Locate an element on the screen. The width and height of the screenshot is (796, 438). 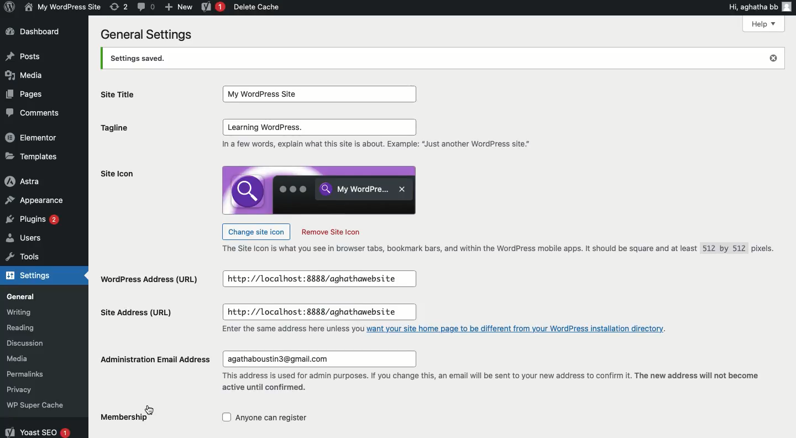
 http: //localhost :8888/aghathawebsite  is located at coordinates (324, 279).